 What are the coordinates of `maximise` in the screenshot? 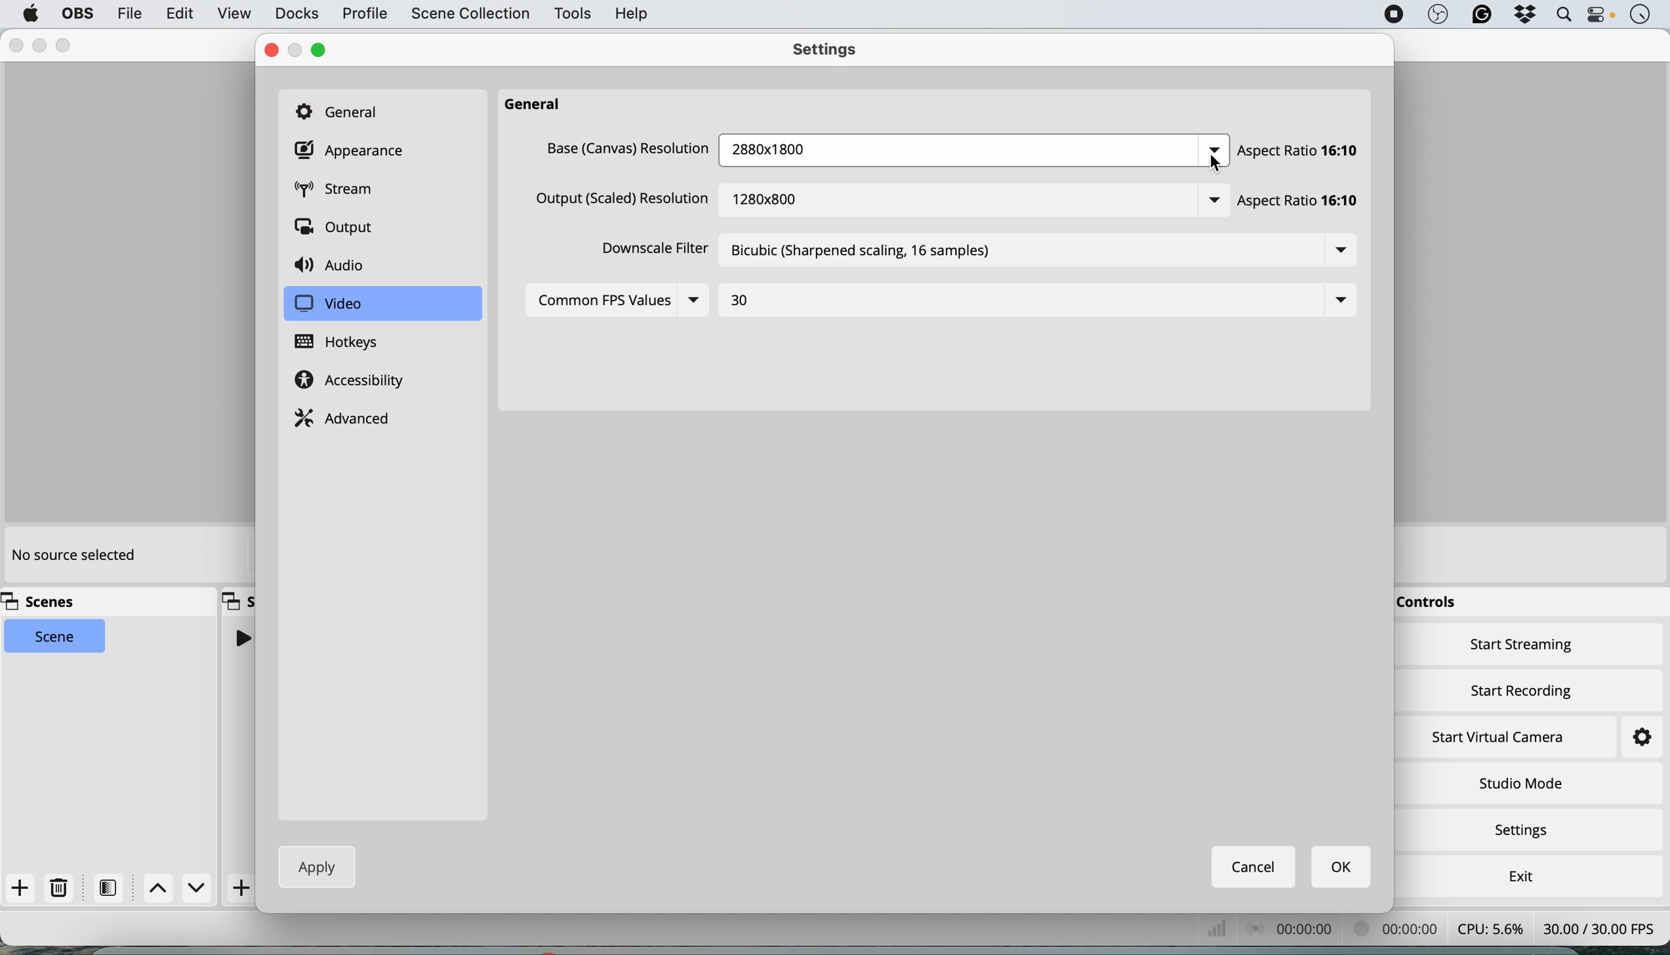 It's located at (66, 45).